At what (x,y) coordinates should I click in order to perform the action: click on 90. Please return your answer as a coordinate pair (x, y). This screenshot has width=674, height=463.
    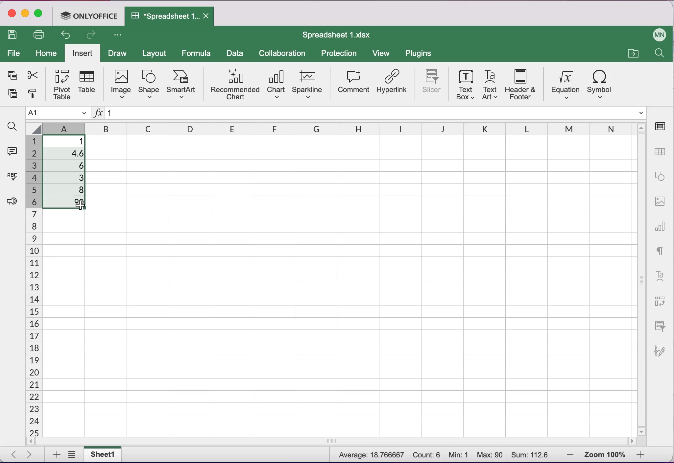
    Looking at the image, I should click on (66, 203).